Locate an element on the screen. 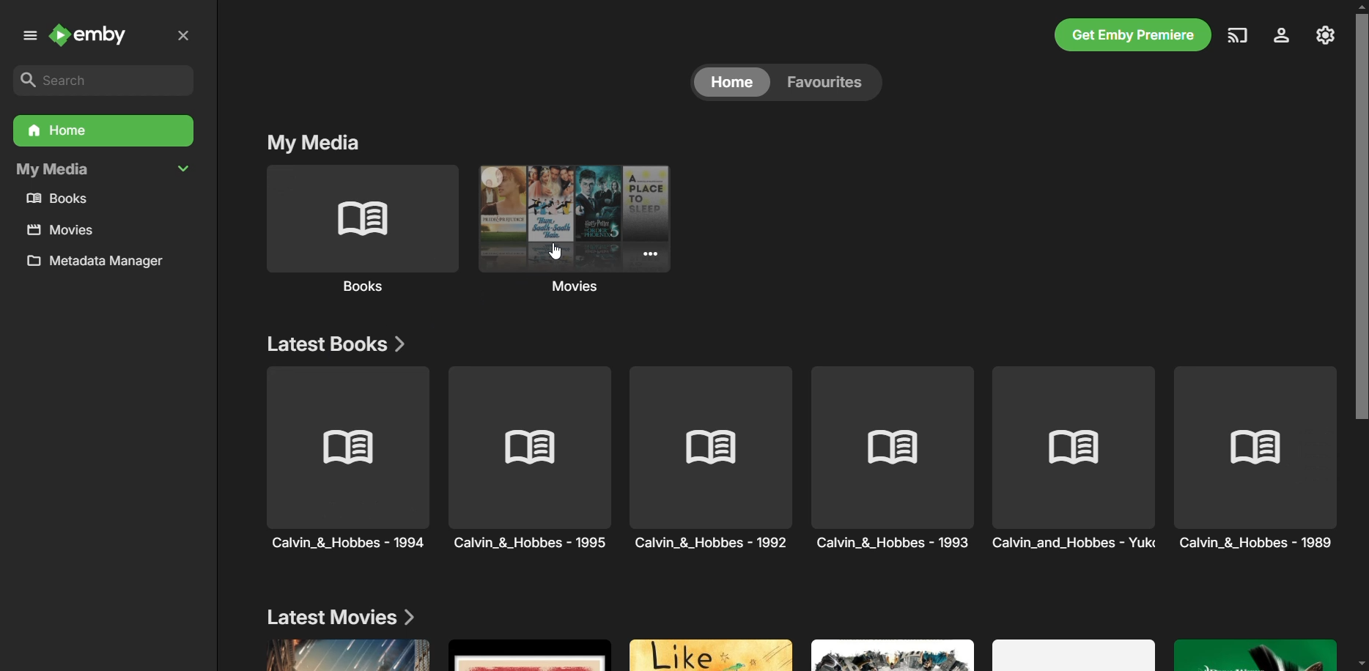   is located at coordinates (56, 168).